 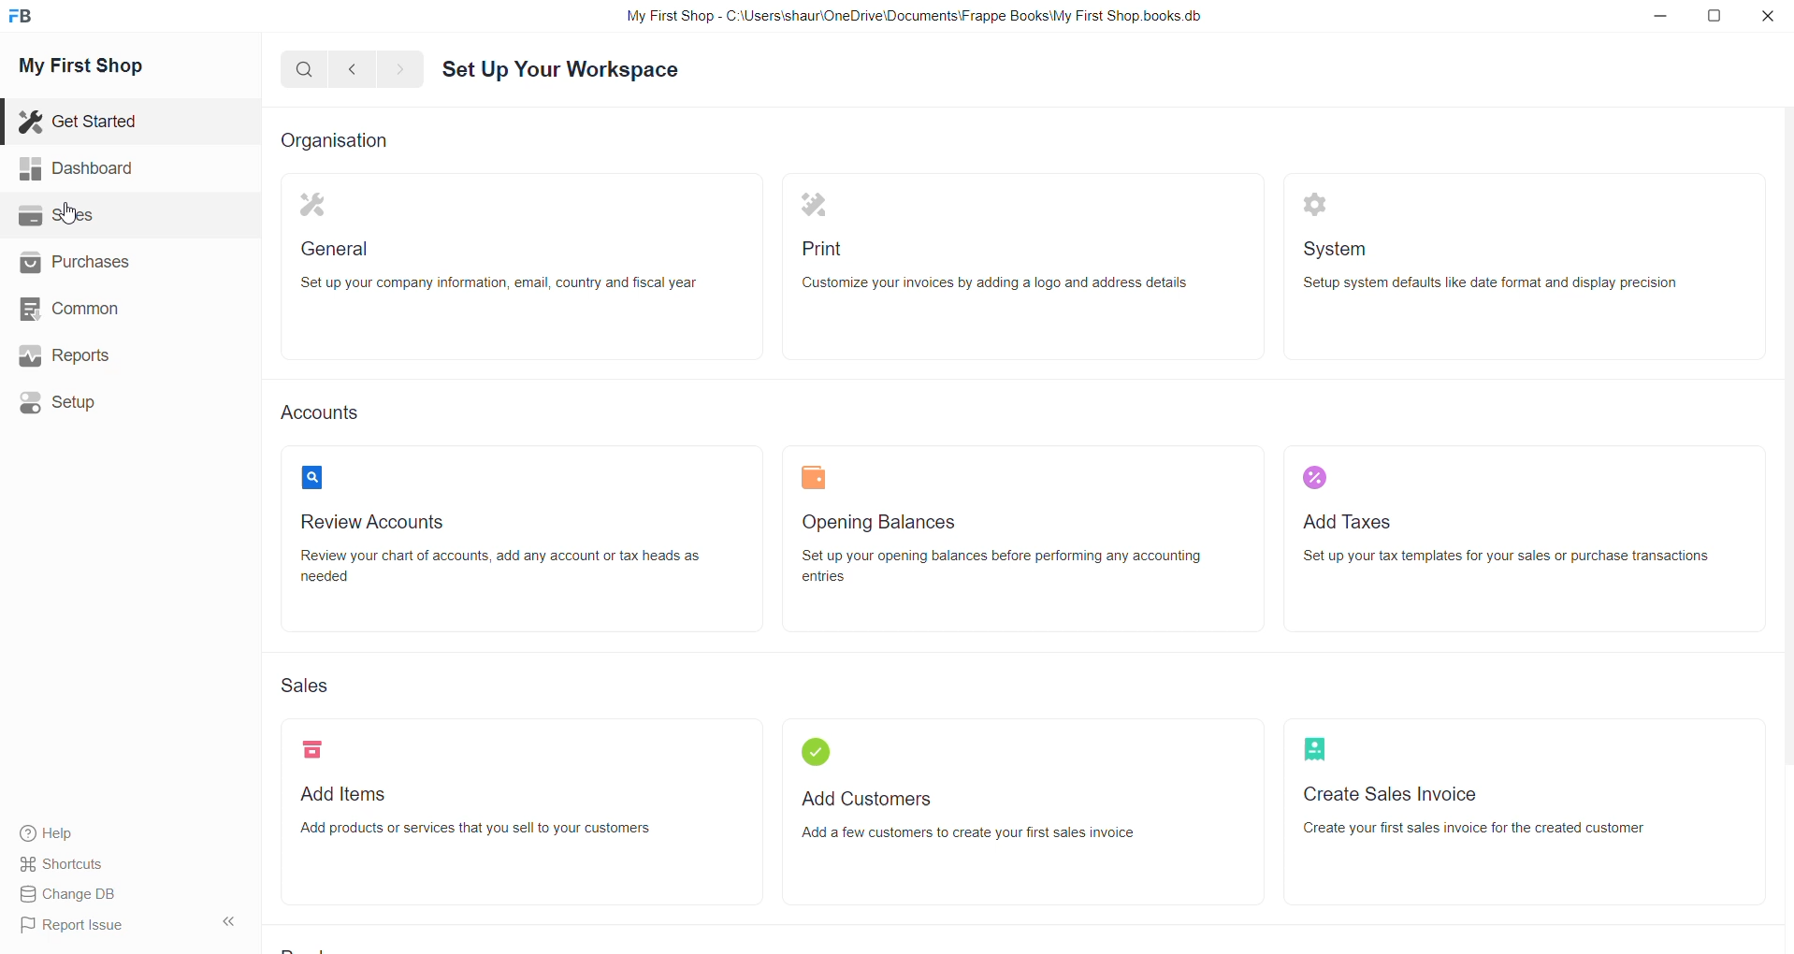 What do you see at coordinates (63, 863) in the screenshot?
I see `Shortcuts` at bounding box center [63, 863].